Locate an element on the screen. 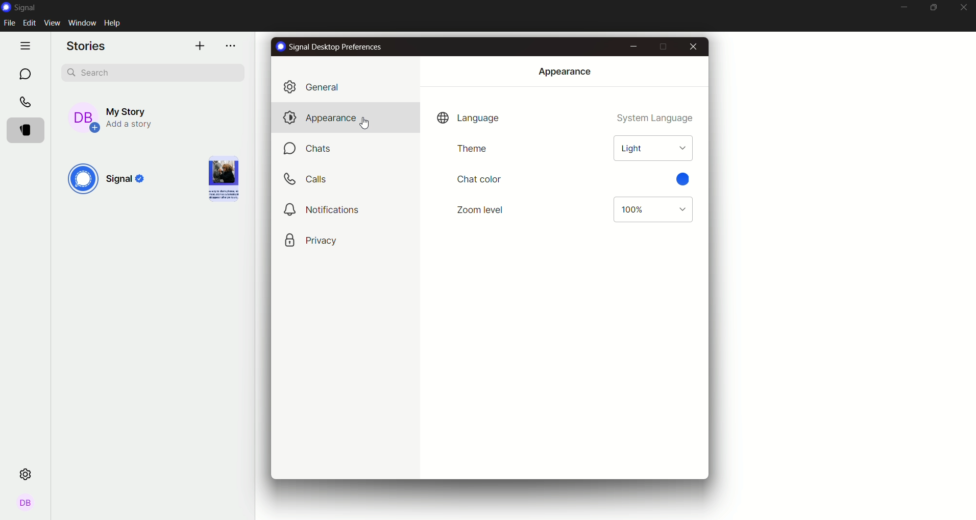  light is located at coordinates (652, 148).